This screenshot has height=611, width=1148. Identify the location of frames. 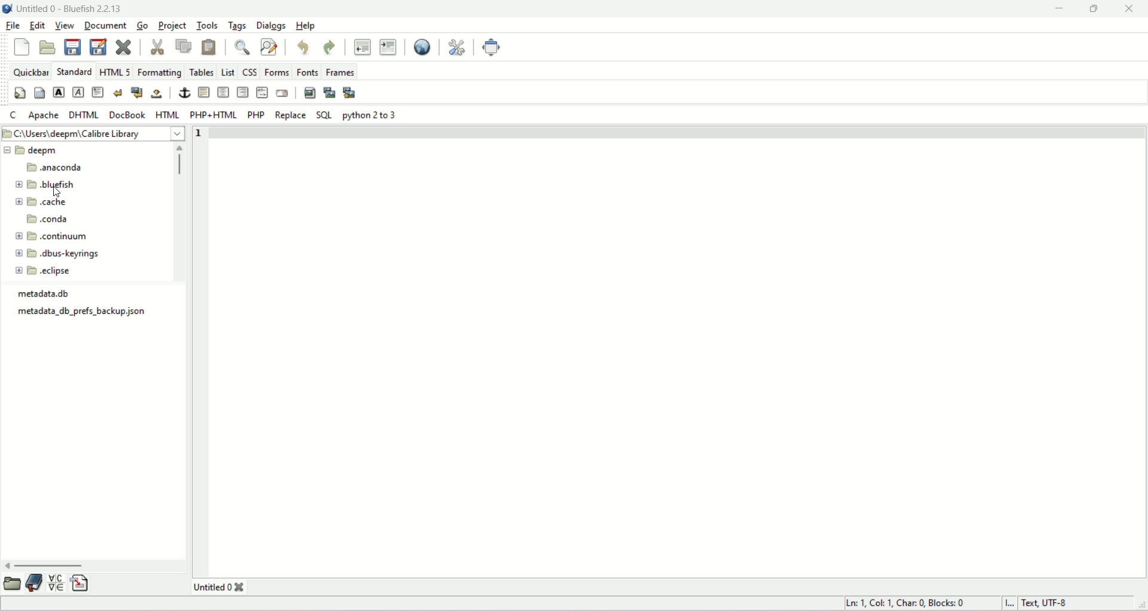
(343, 72).